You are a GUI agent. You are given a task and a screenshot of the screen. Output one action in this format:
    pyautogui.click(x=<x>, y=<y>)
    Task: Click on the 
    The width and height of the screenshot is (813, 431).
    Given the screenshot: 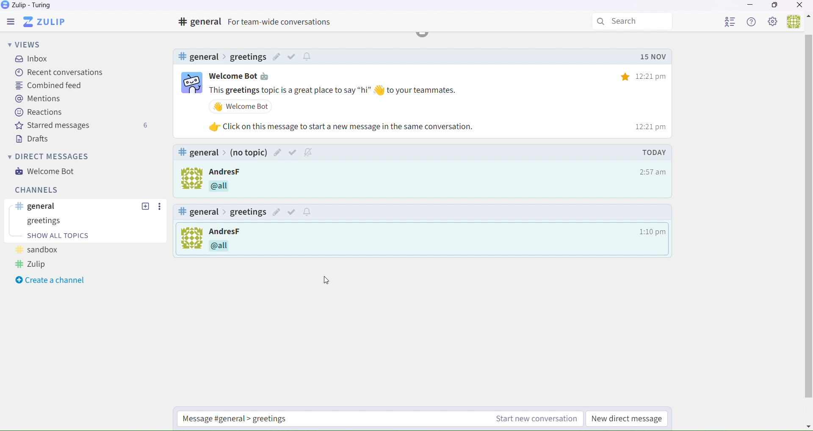 What is the action you would take?
    pyautogui.click(x=808, y=17)
    